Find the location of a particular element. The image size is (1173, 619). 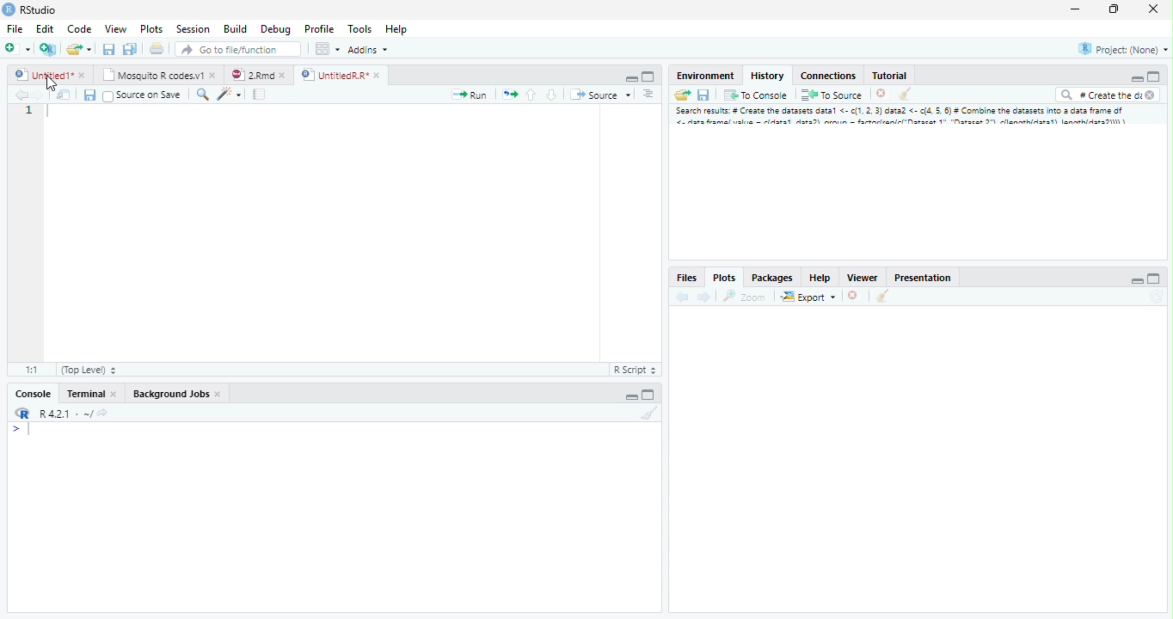

Minimize is located at coordinates (630, 396).